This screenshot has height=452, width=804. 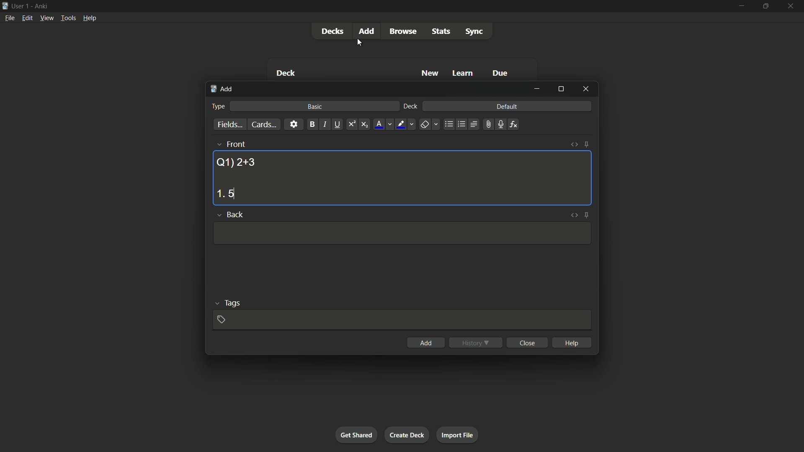 I want to click on toggle html editor, so click(x=574, y=215).